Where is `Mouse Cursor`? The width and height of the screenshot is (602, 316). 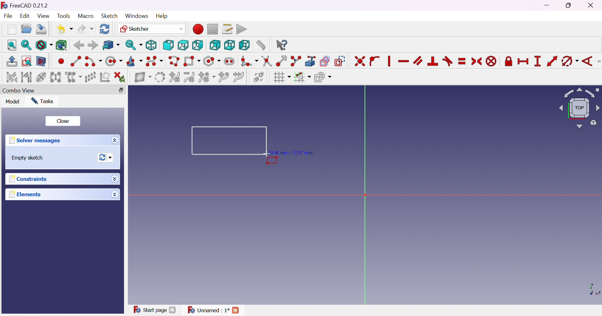
Mouse Cursor is located at coordinates (267, 155).